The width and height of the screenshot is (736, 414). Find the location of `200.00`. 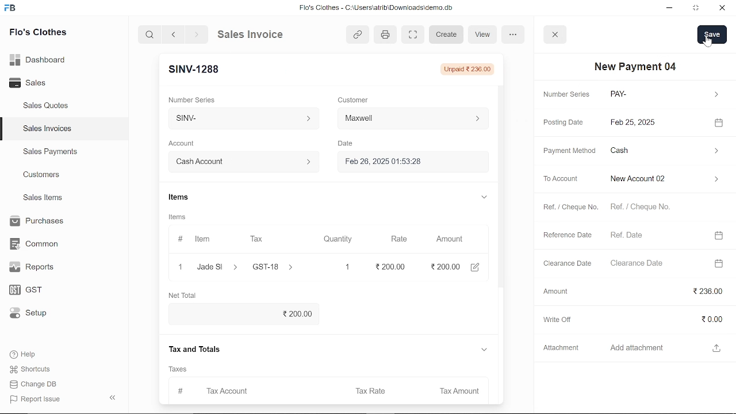

200.00 is located at coordinates (395, 265).